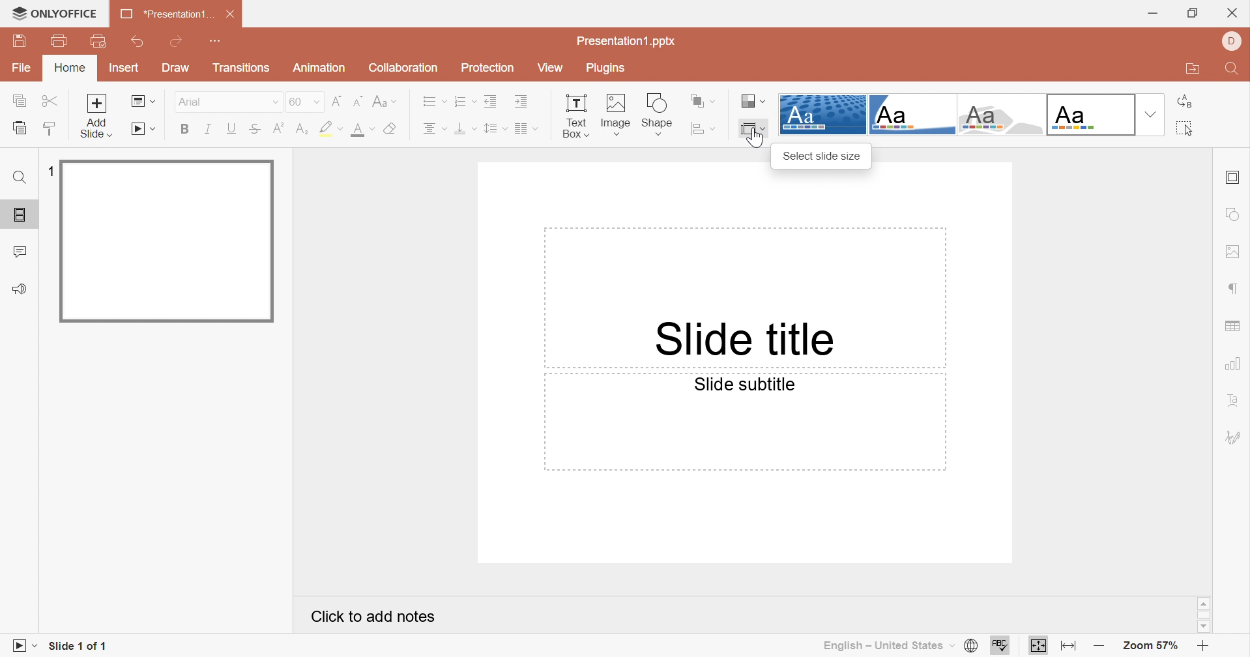 The height and width of the screenshot is (657, 1250). What do you see at coordinates (176, 68) in the screenshot?
I see `Draw` at bounding box center [176, 68].